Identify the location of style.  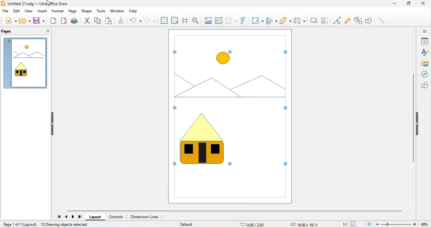
(425, 52).